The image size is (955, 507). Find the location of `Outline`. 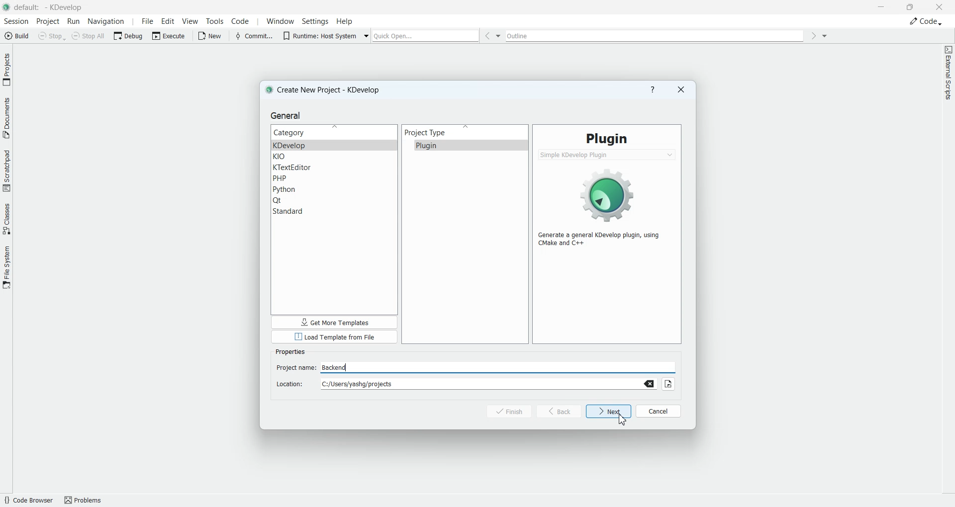

Outline is located at coordinates (657, 36).